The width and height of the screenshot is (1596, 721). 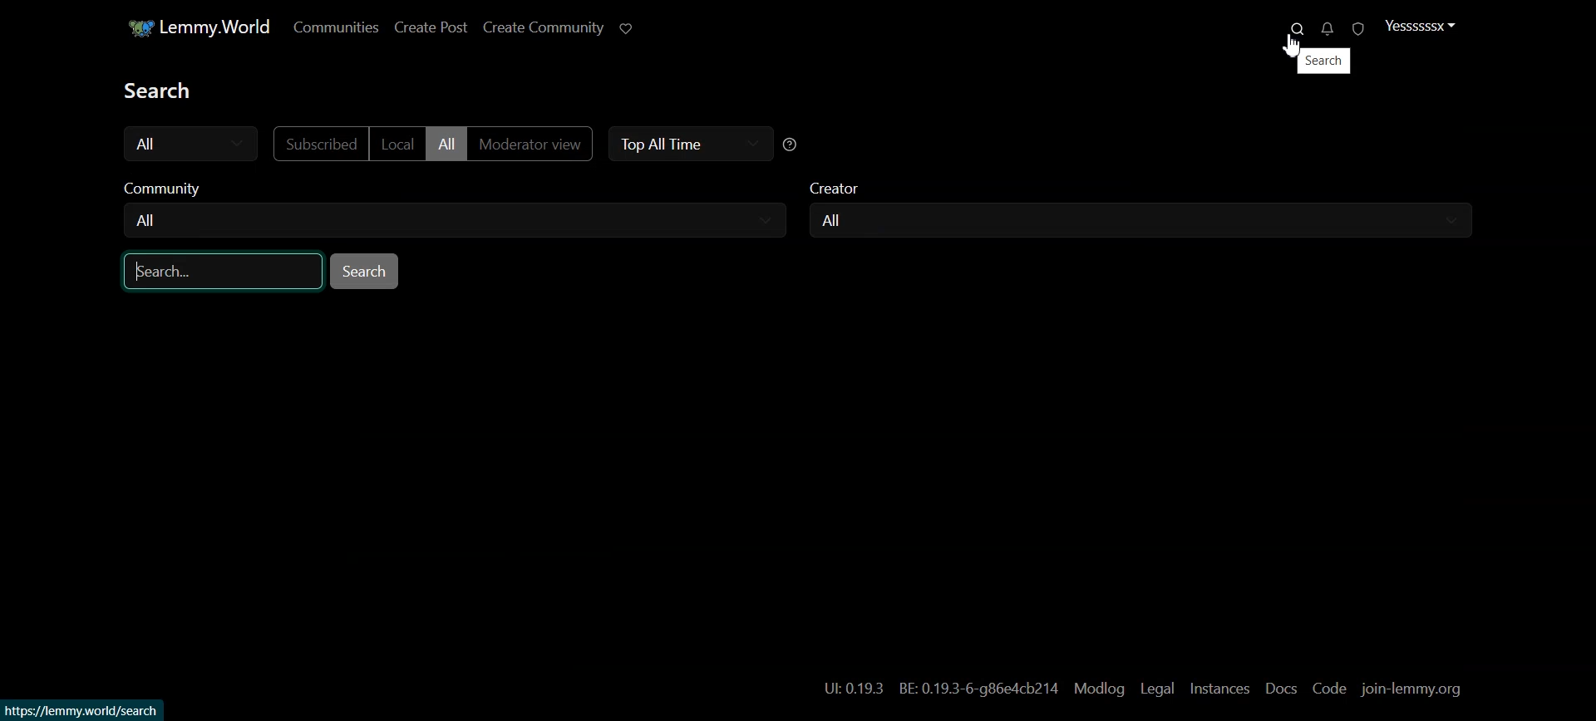 What do you see at coordinates (329, 27) in the screenshot?
I see `Communities` at bounding box center [329, 27].